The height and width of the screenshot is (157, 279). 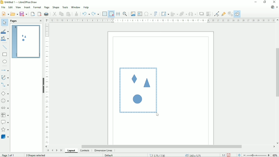 What do you see at coordinates (5, 31) in the screenshot?
I see `Line color` at bounding box center [5, 31].